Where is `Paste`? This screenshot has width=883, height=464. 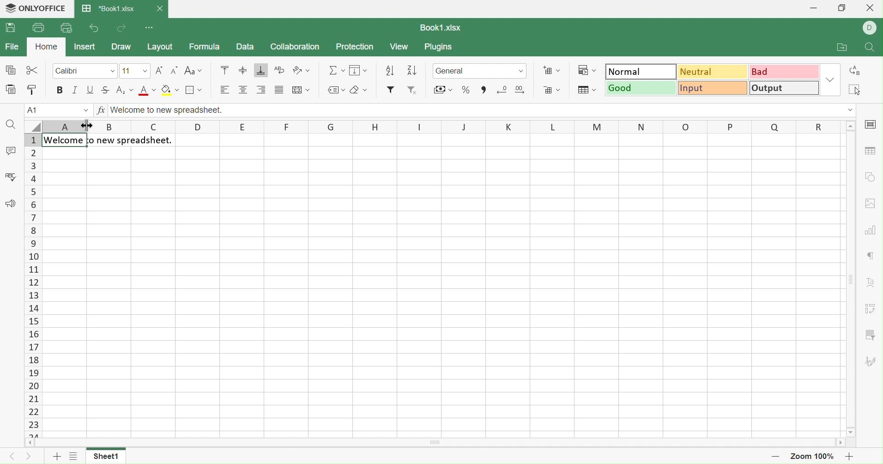 Paste is located at coordinates (9, 89).